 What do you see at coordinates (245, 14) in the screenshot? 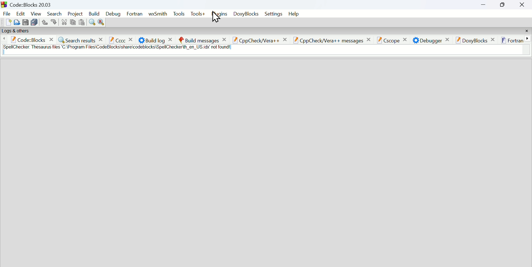
I see `Doxyblocks` at bounding box center [245, 14].